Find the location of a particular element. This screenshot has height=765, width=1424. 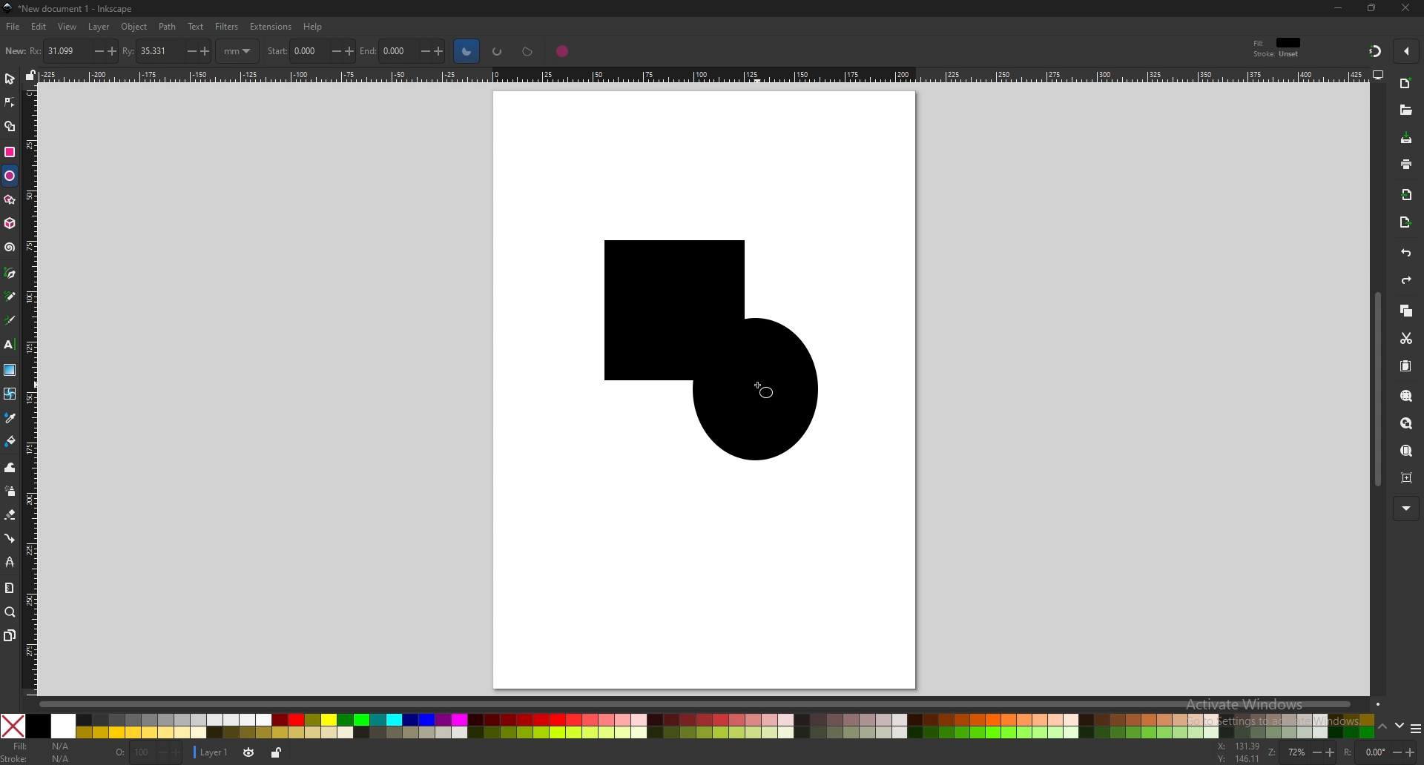

new is located at coordinates (14, 51).